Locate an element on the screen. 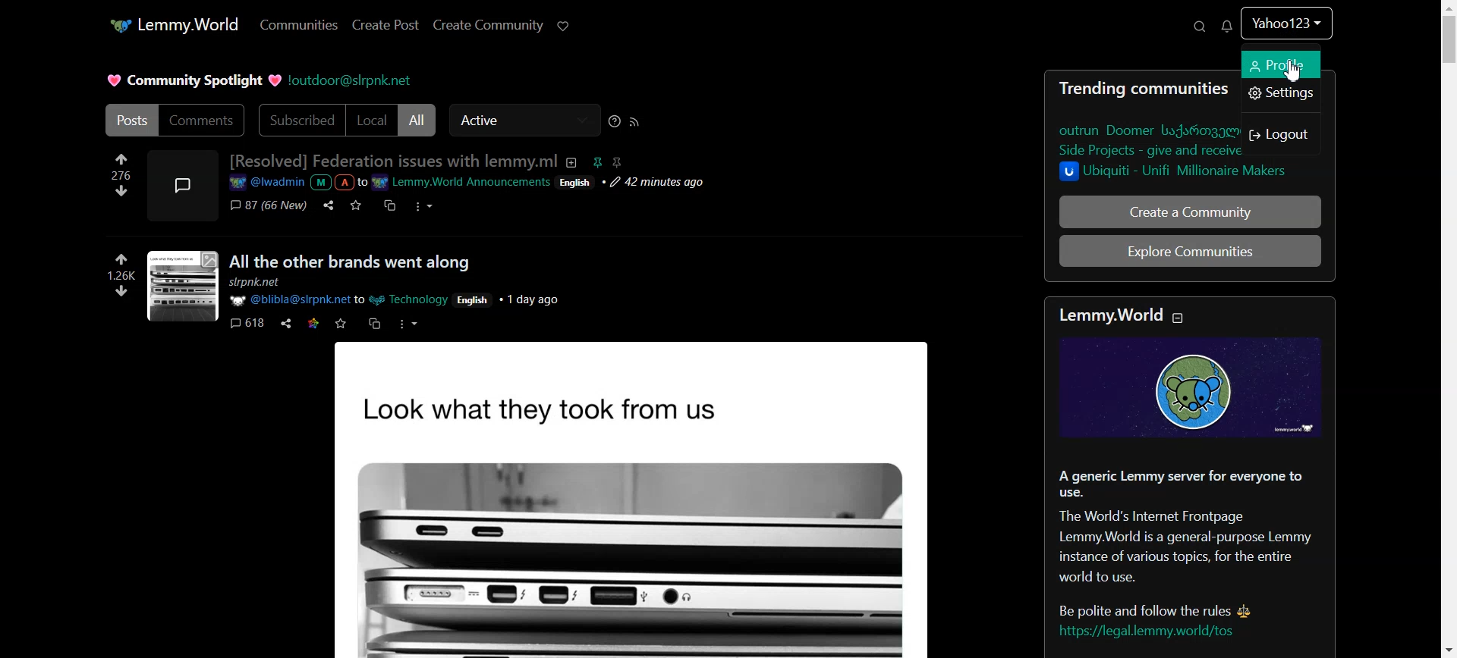 This screenshot has width=1457, height=658. Settings is located at coordinates (1281, 93).